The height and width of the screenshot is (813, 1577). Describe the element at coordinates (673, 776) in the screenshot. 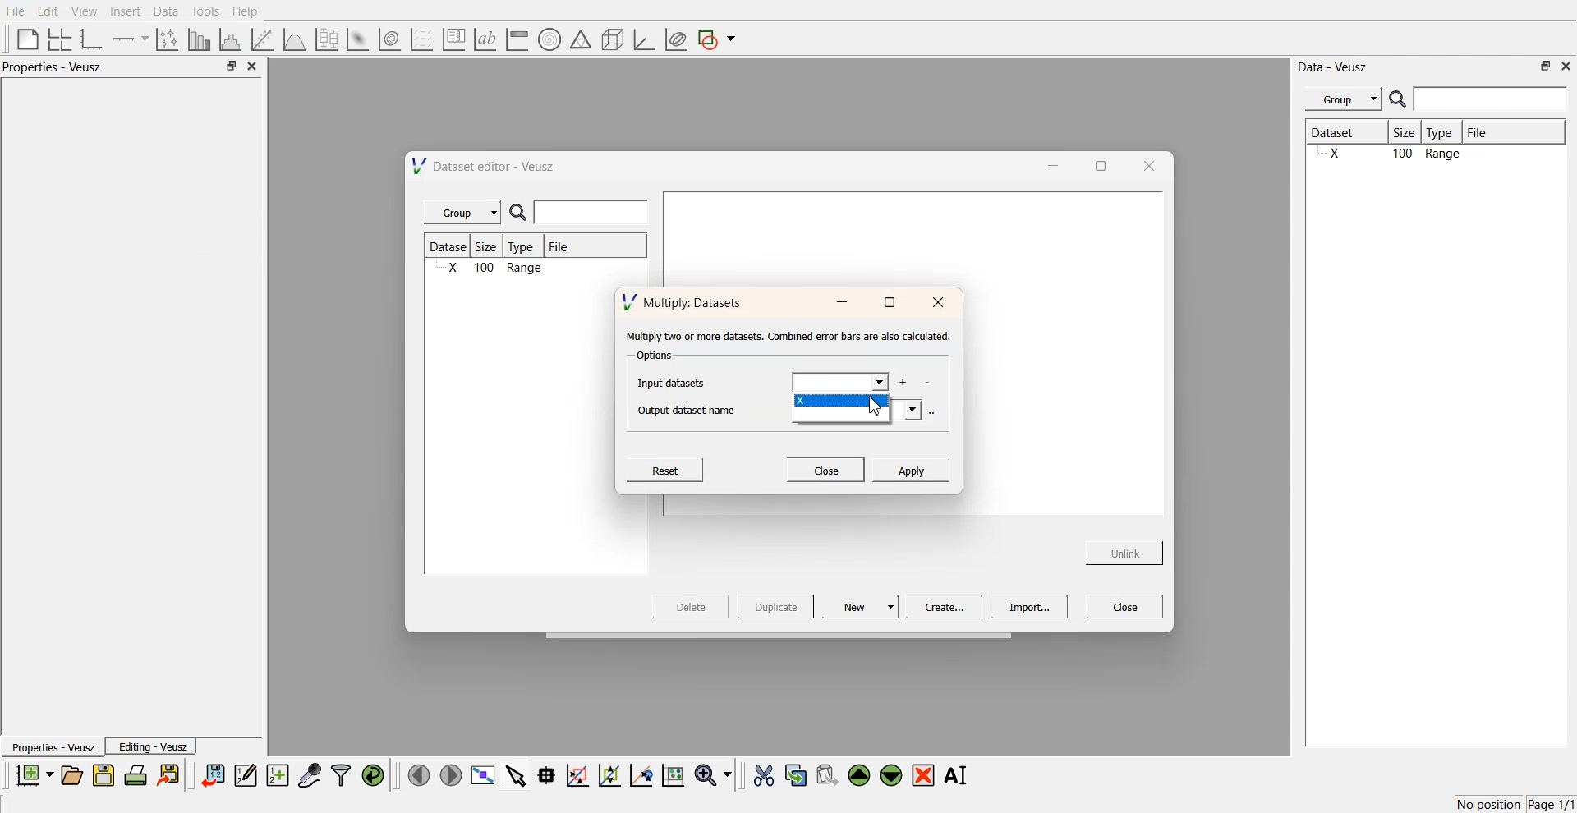

I see `reset the graph axes` at that location.